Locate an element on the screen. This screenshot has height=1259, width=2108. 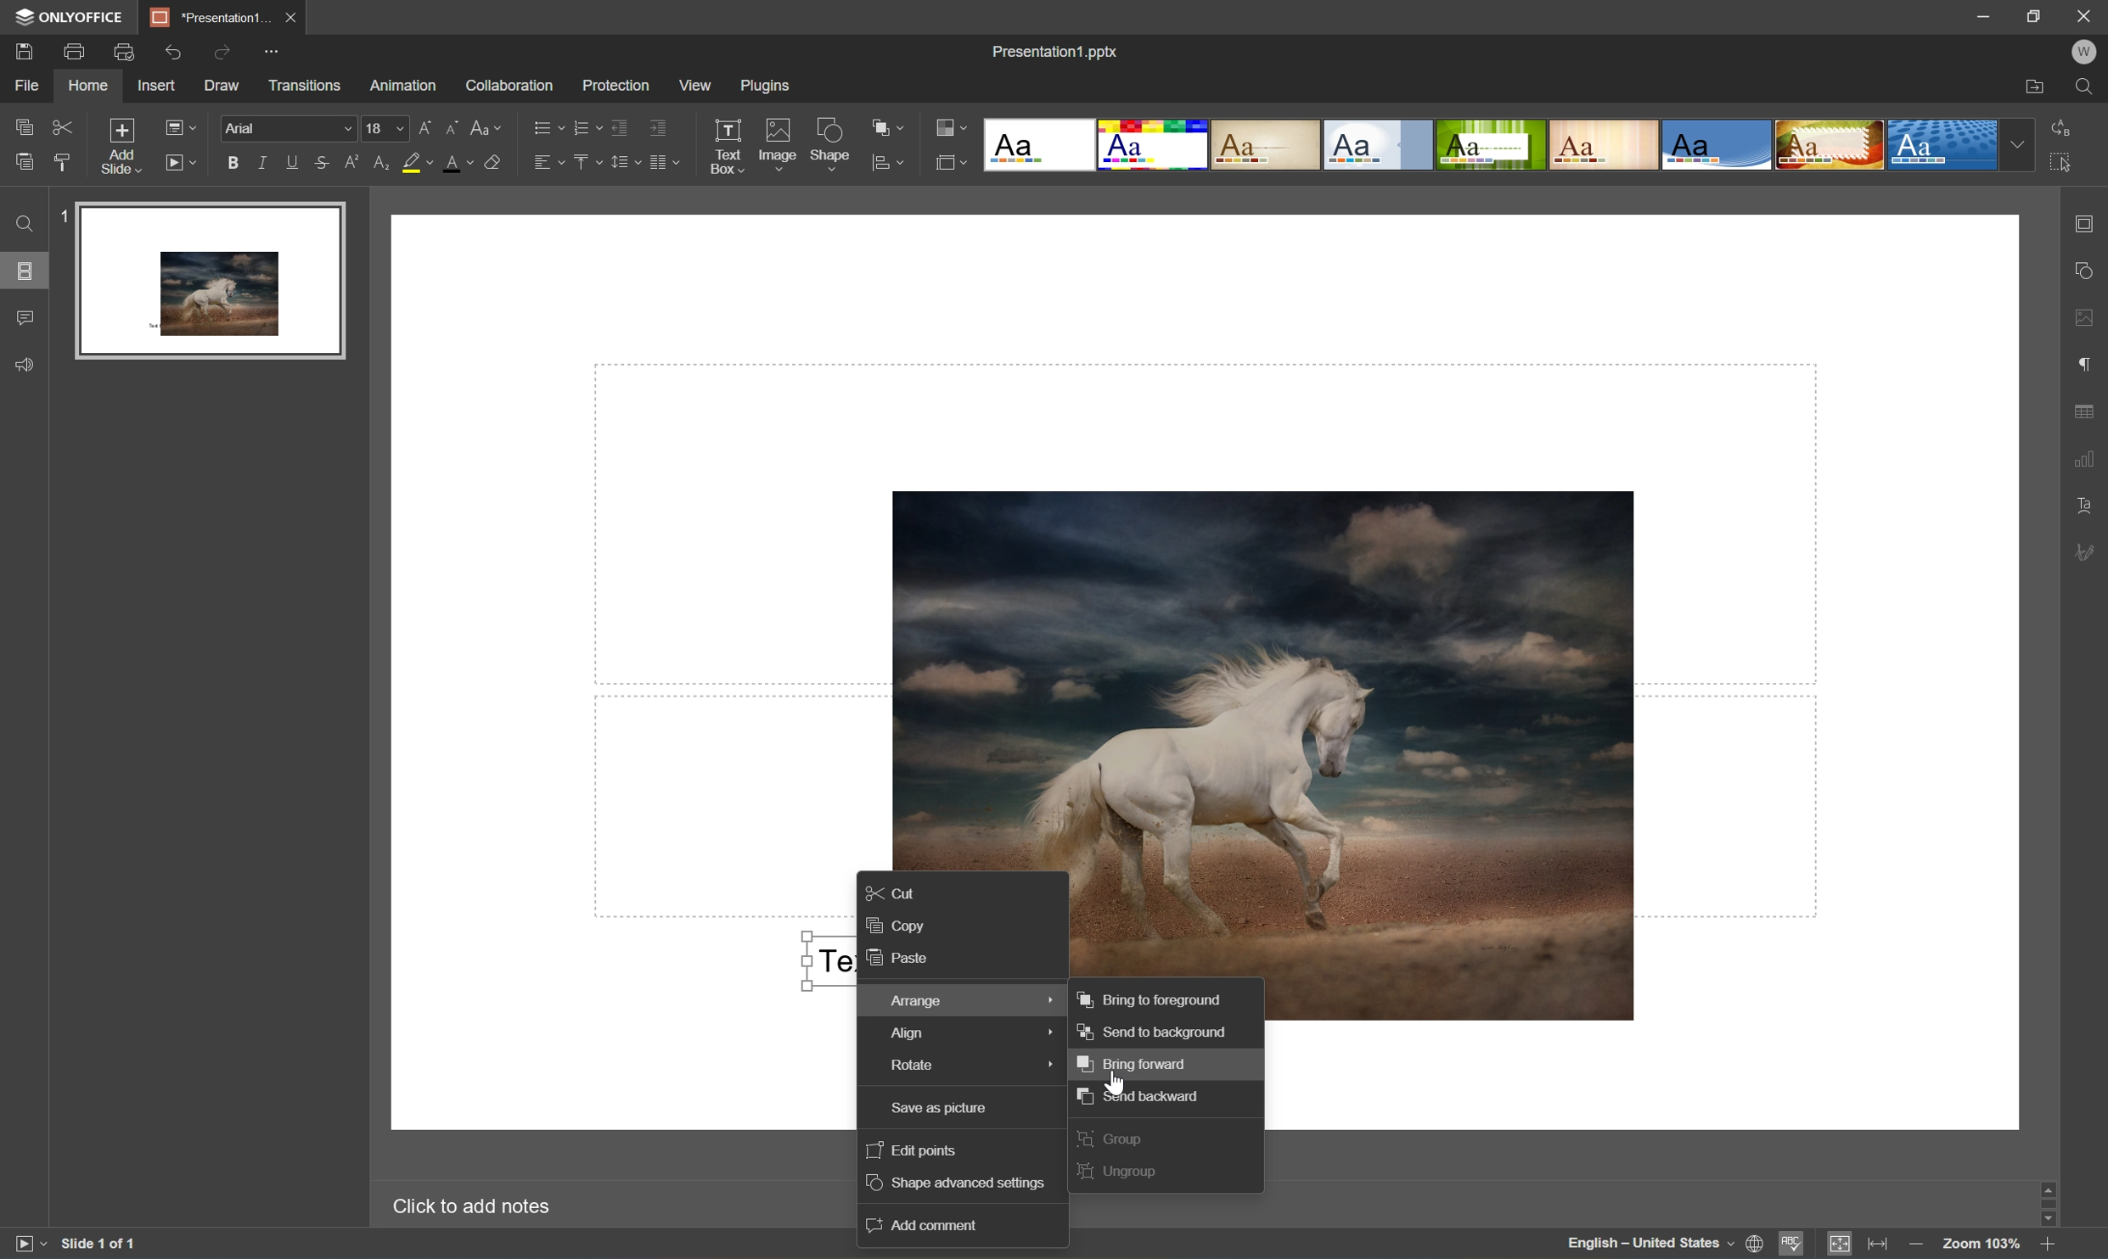
Insert columns is located at coordinates (664, 160).